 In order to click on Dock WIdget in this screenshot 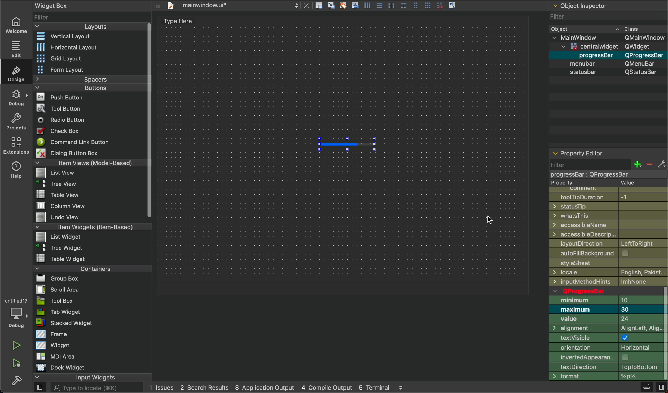, I will do `click(60, 368)`.